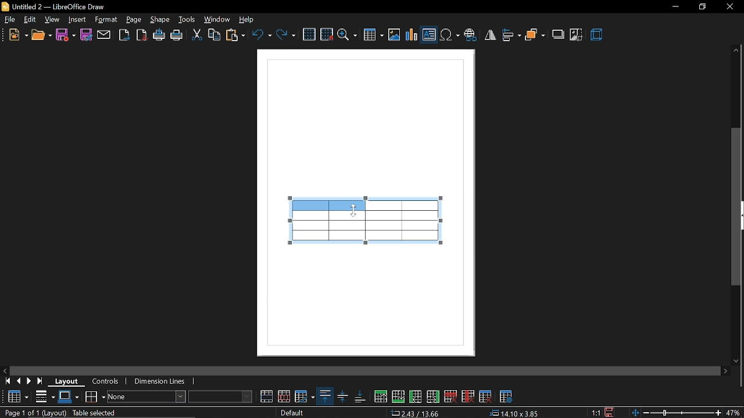 The height and width of the screenshot is (418, 744). What do you see at coordinates (416, 397) in the screenshot?
I see `insert column before` at bounding box center [416, 397].